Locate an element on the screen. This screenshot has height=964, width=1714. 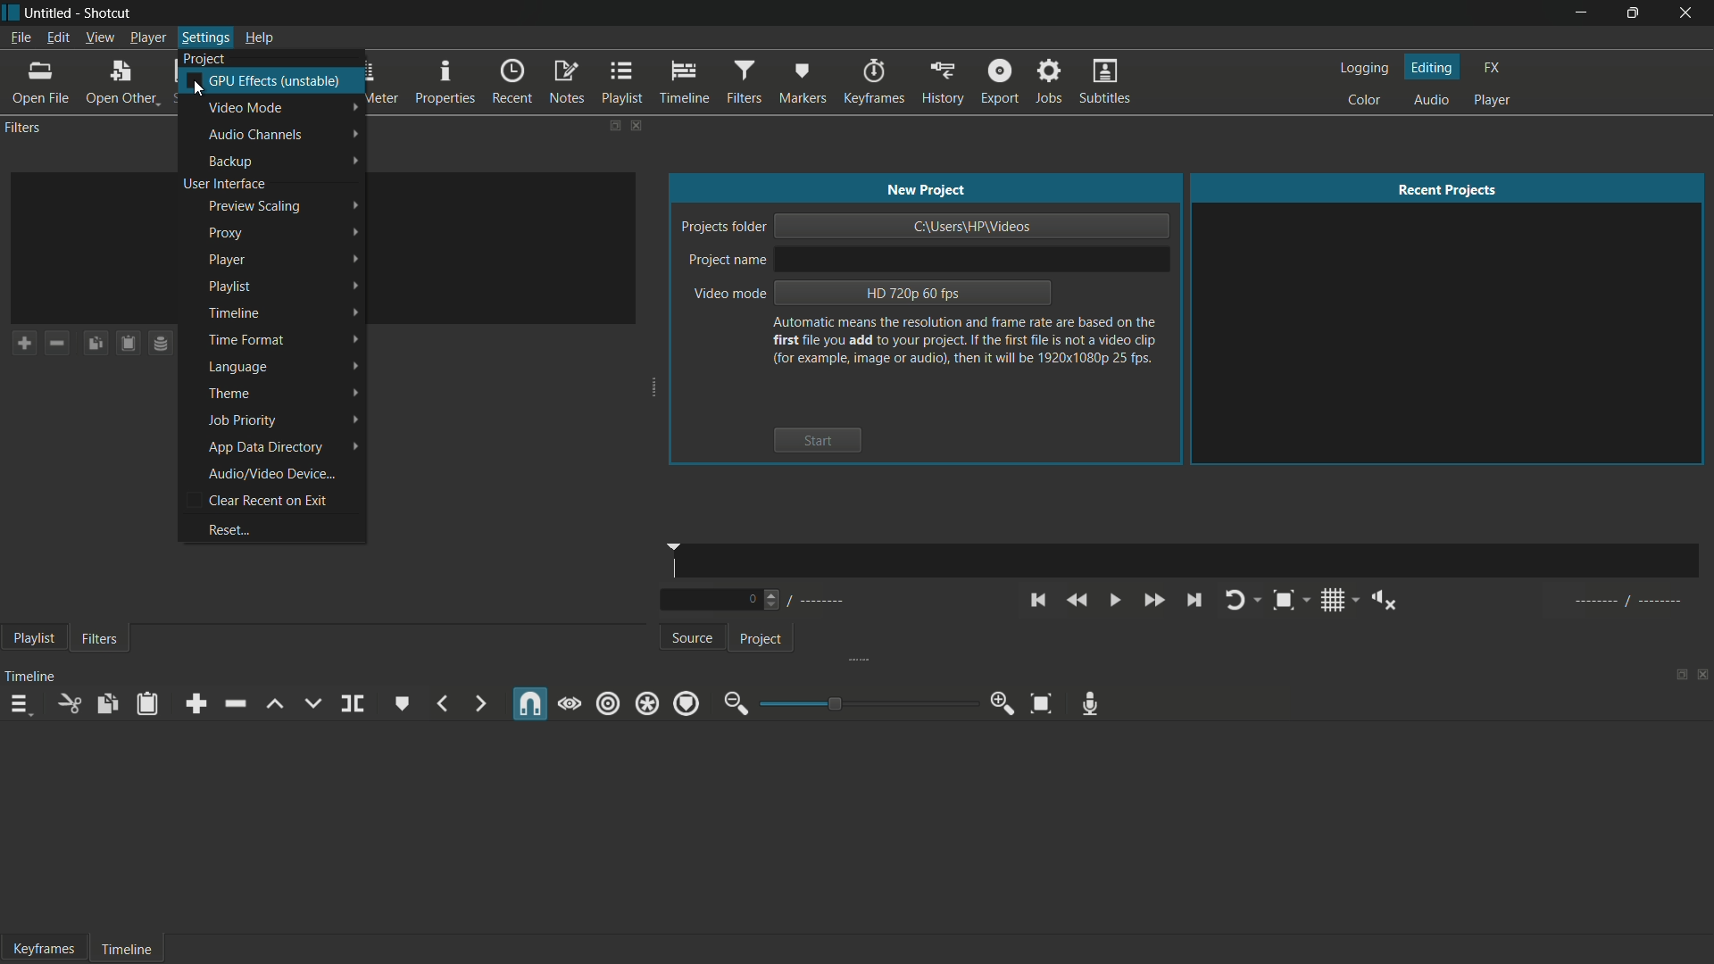
timeline is located at coordinates (683, 82).